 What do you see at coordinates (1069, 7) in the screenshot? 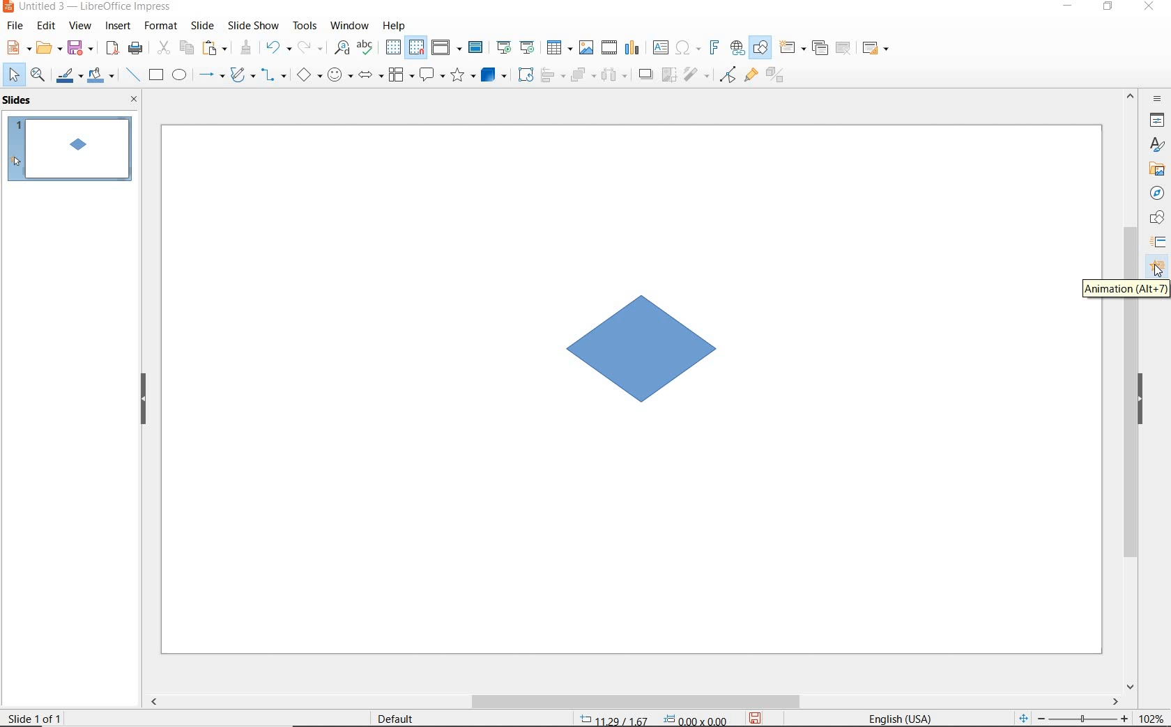
I see `minimize` at bounding box center [1069, 7].